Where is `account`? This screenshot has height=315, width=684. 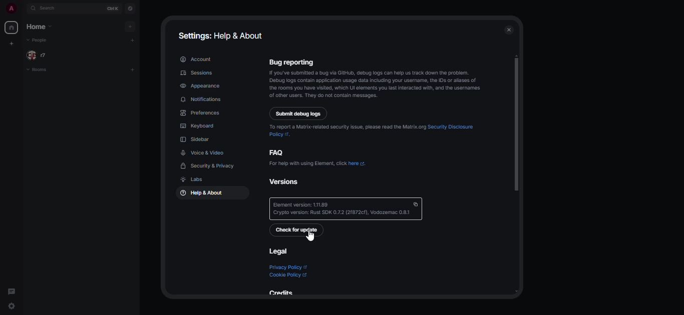
account is located at coordinates (196, 59).